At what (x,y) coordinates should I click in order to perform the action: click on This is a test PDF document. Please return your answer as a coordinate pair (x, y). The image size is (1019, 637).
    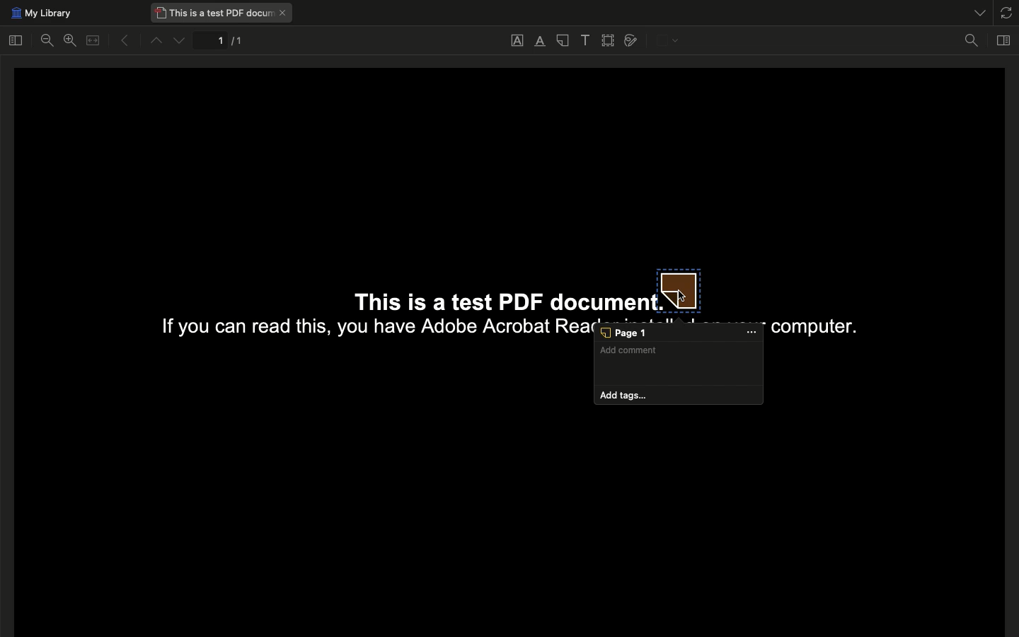
    Looking at the image, I should click on (222, 13).